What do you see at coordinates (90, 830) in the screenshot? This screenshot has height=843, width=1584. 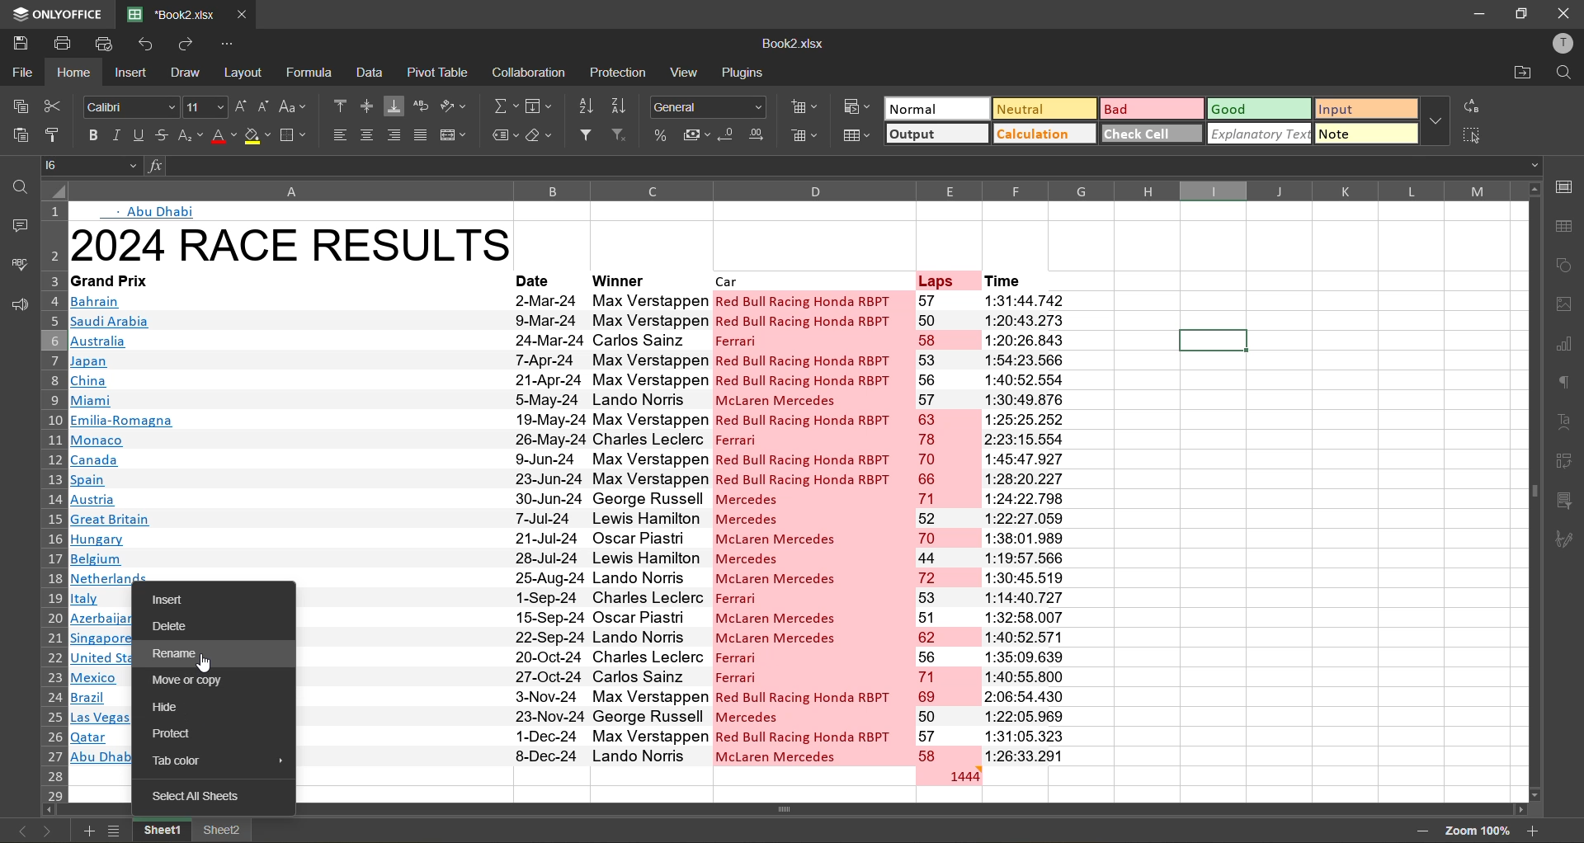 I see `add sheet` at bounding box center [90, 830].